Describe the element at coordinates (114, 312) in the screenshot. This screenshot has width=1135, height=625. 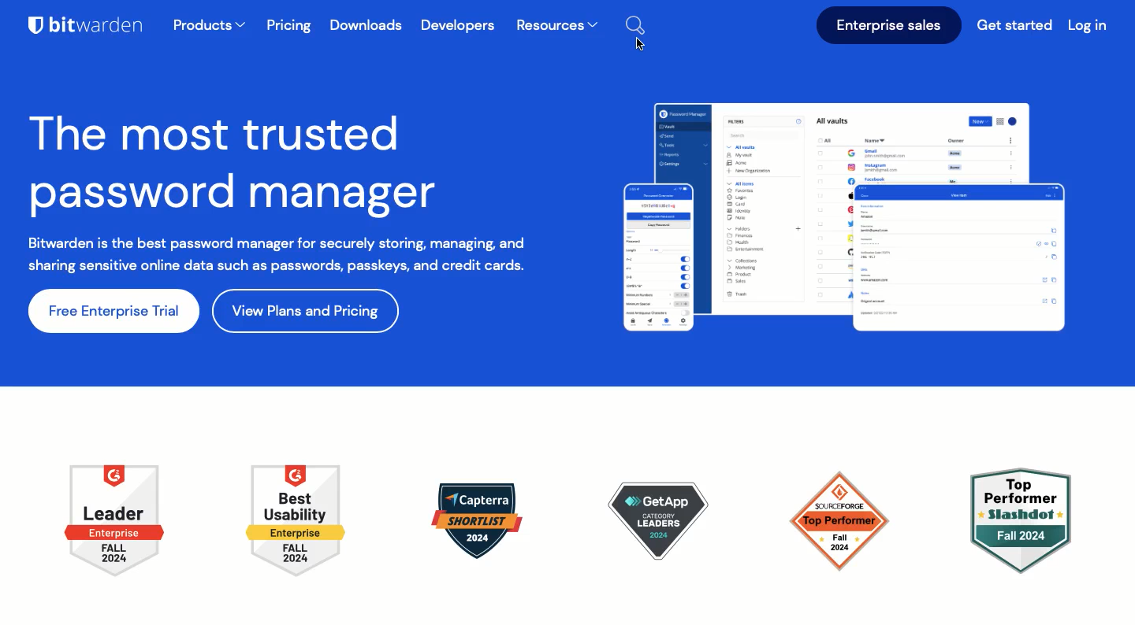
I see `free enterprise trial ` at that location.